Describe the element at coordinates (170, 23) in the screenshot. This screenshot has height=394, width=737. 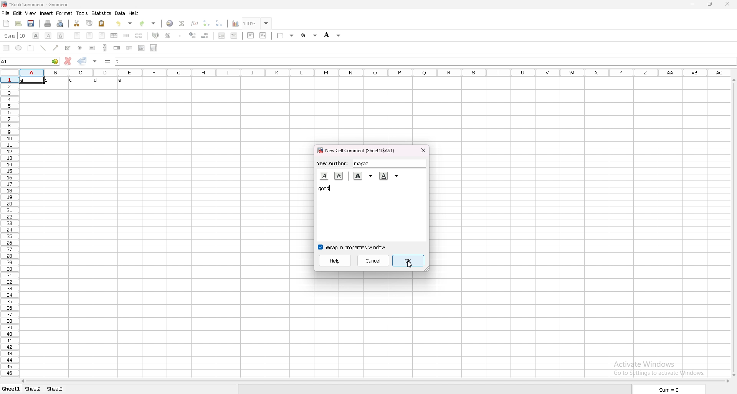
I see `hyperlink` at that location.